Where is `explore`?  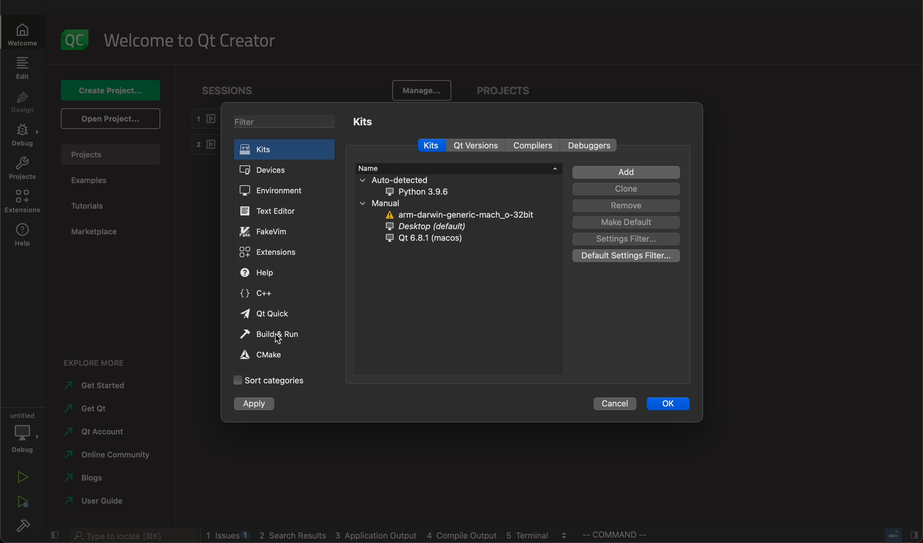 explore is located at coordinates (96, 362).